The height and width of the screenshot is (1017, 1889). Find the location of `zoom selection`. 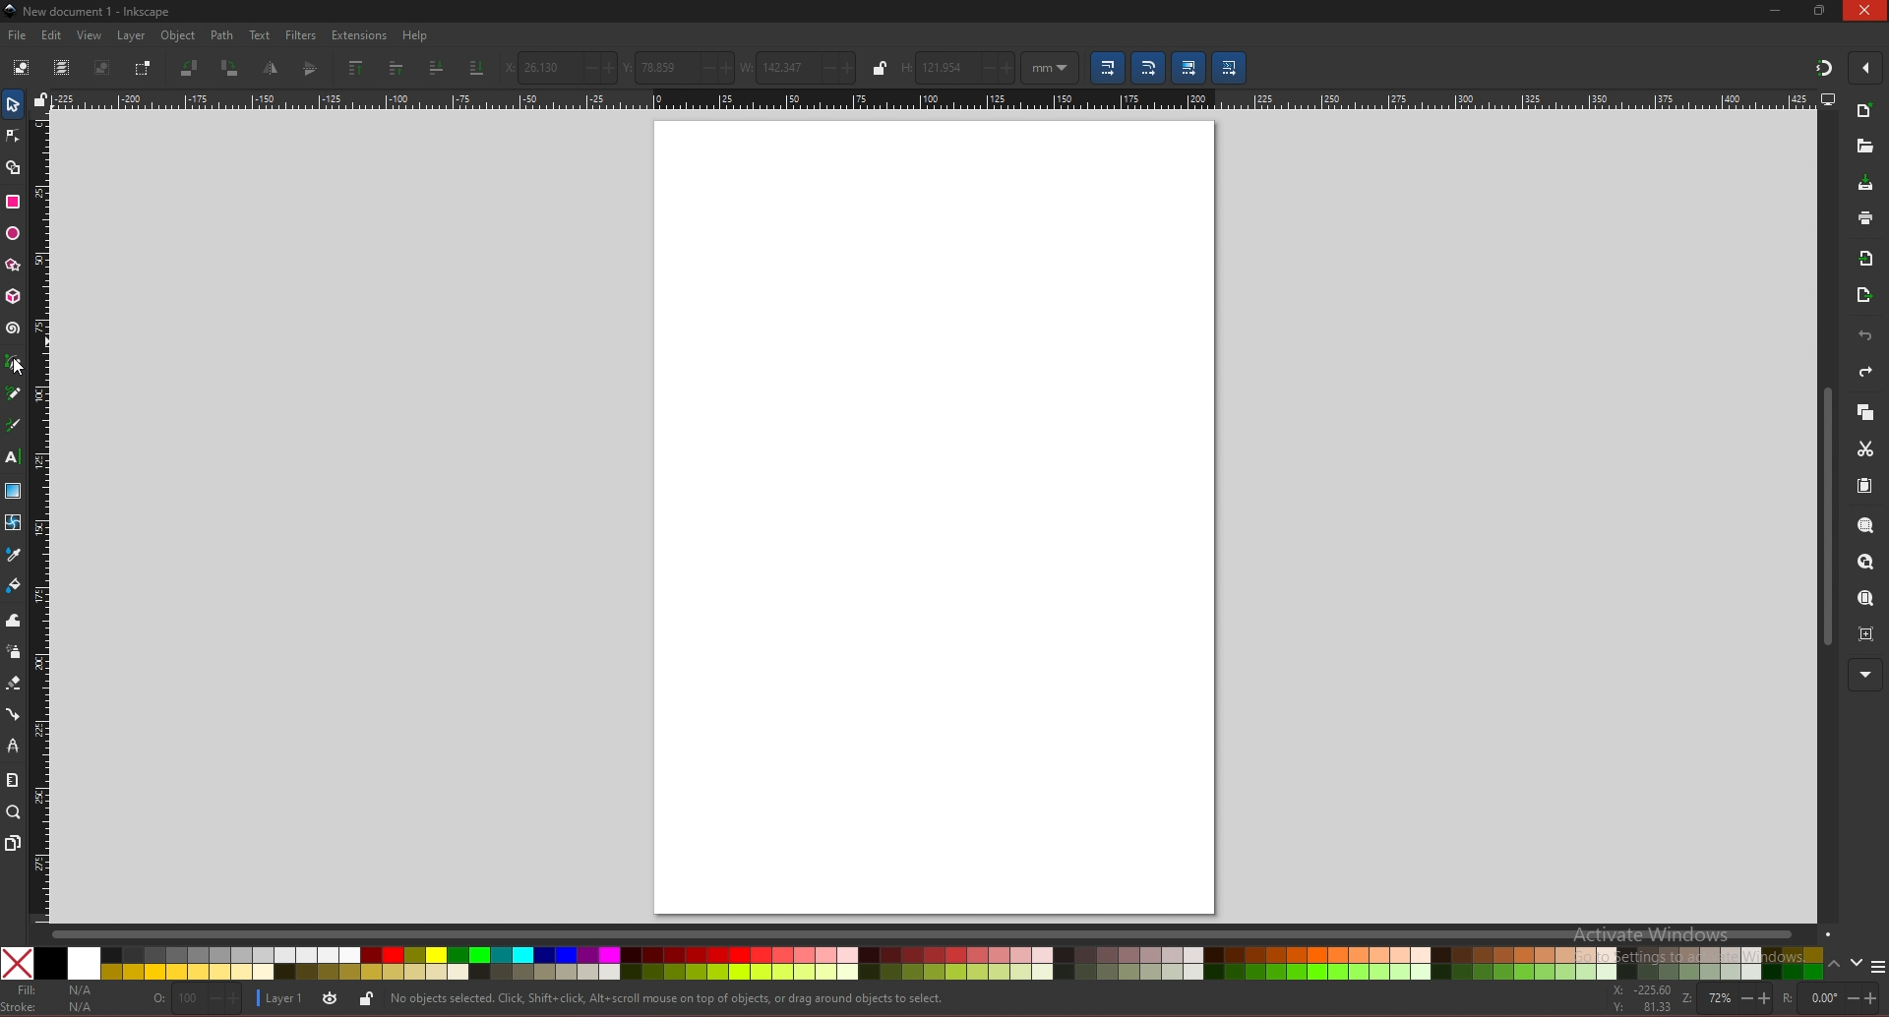

zoom selection is located at coordinates (1867, 527).